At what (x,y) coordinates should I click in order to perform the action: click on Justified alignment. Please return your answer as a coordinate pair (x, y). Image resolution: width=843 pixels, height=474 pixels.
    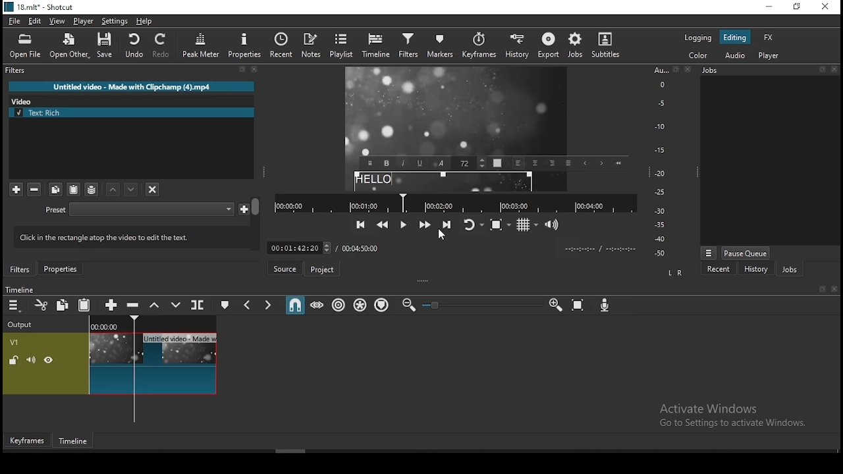
    Looking at the image, I should click on (568, 163).